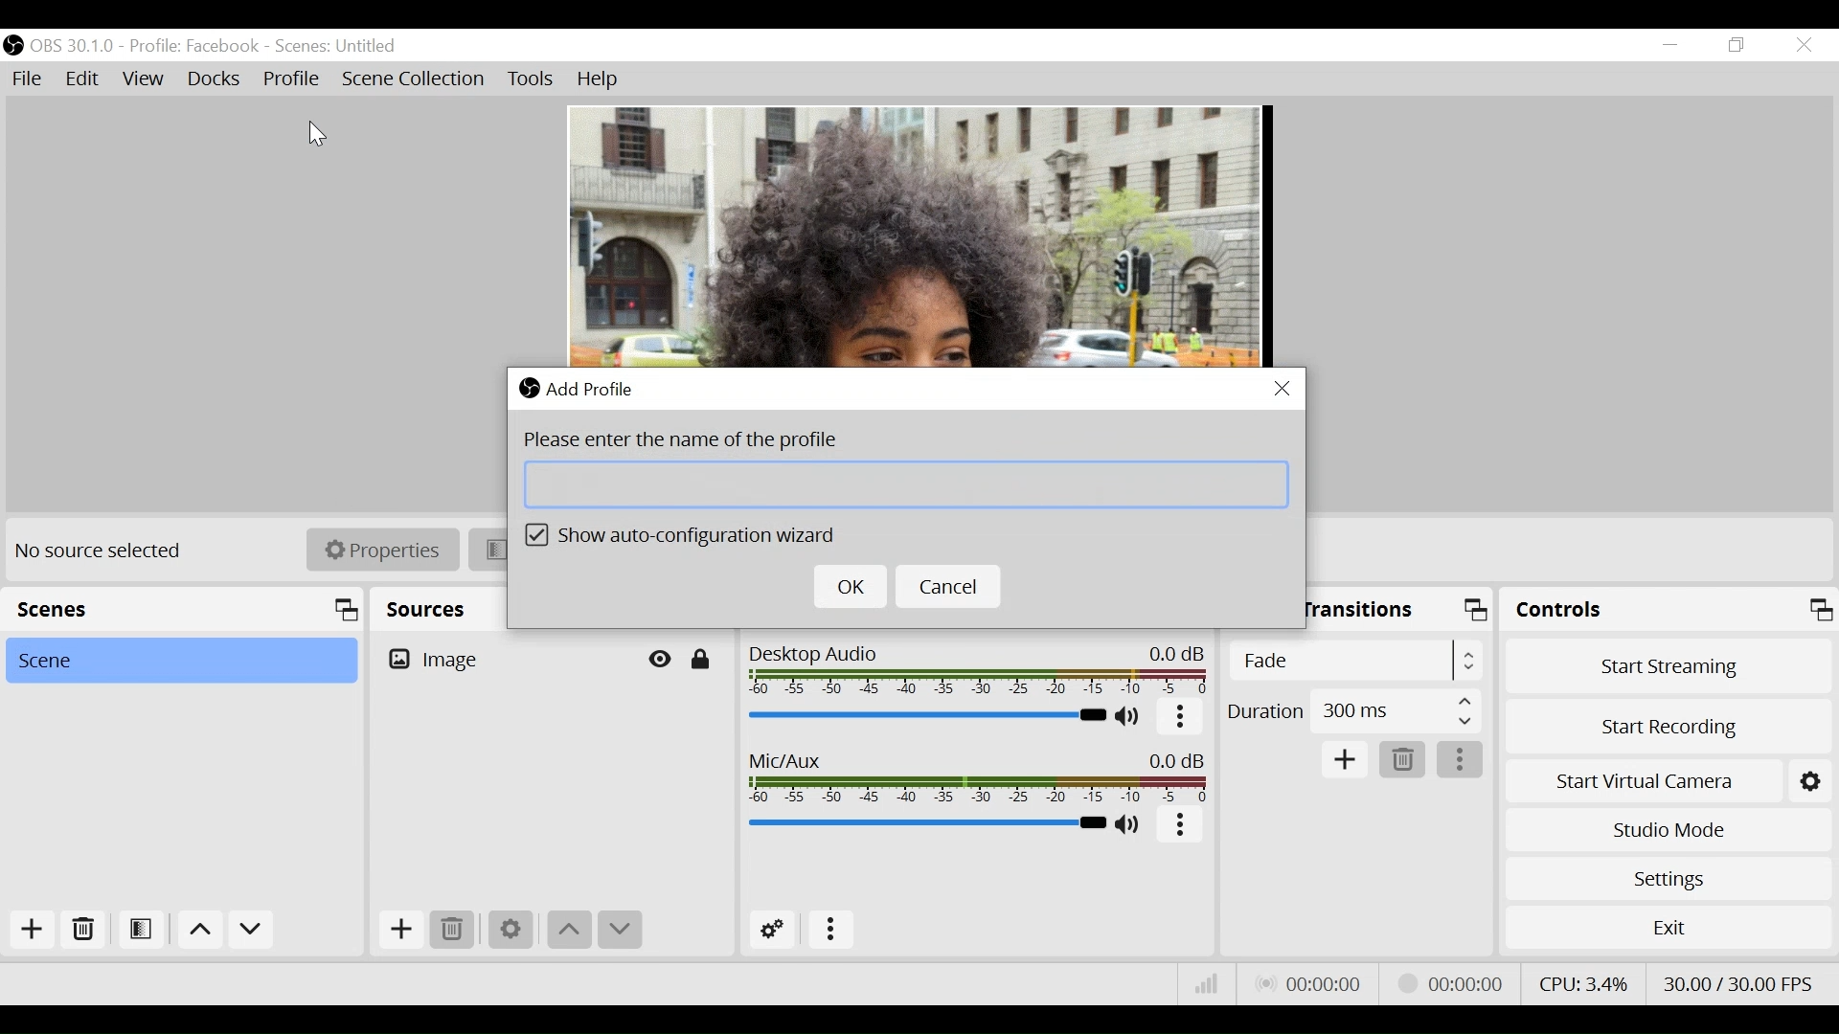  What do you see at coordinates (1403, 758) in the screenshot?
I see `Delete` at bounding box center [1403, 758].